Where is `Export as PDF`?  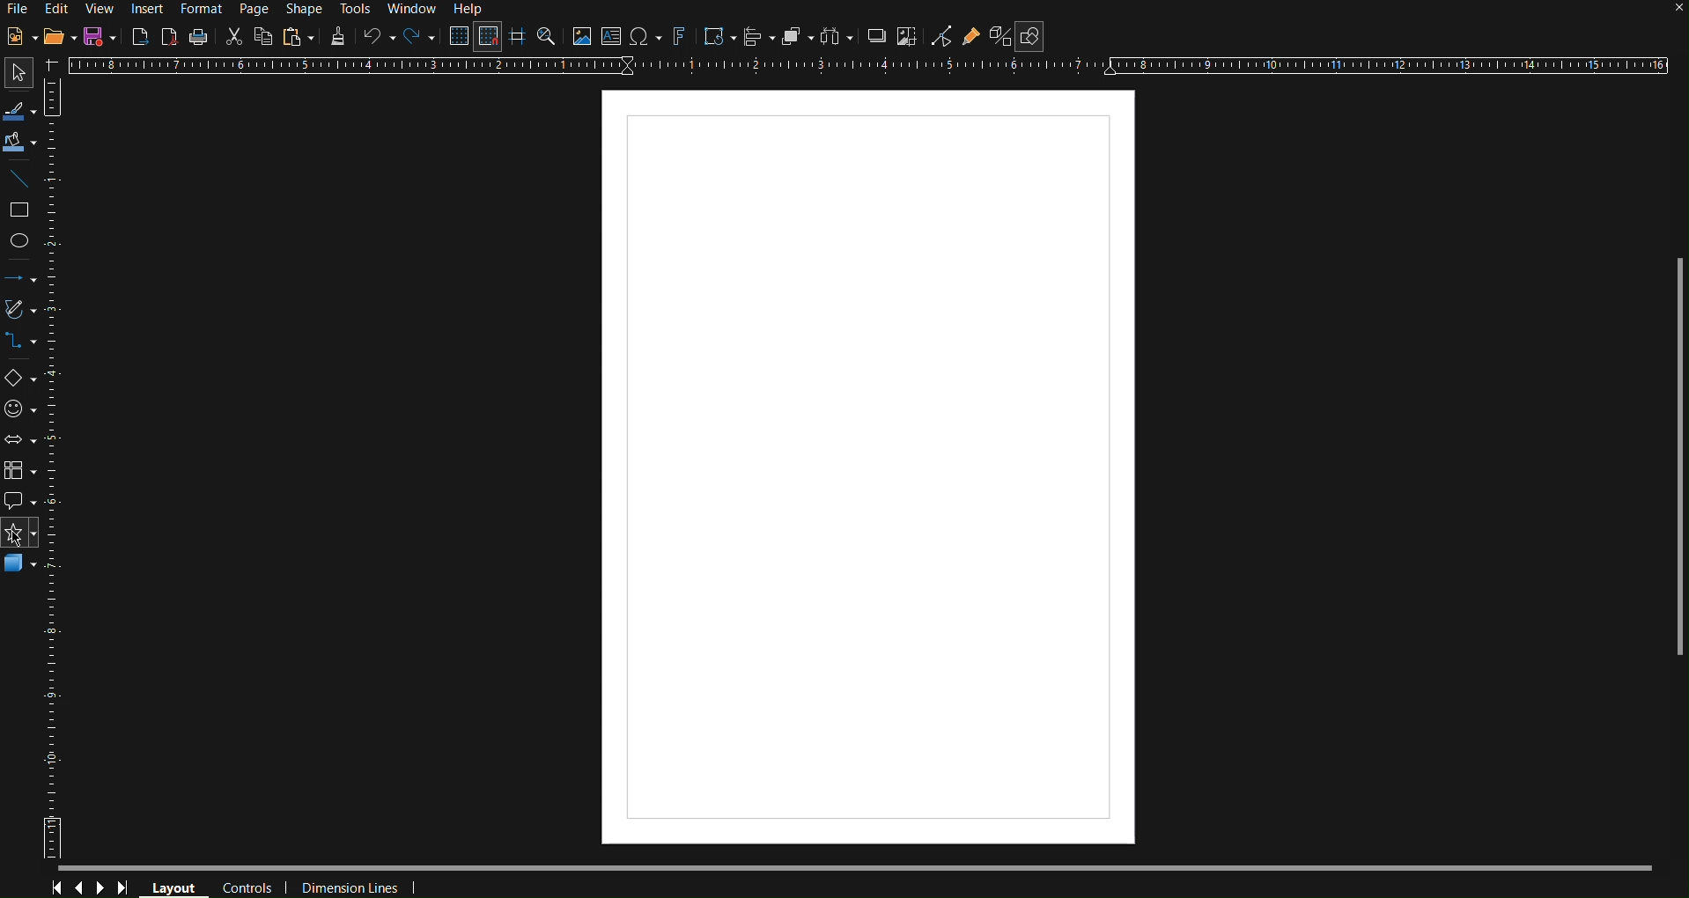 Export as PDF is located at coordinates (170, 36).